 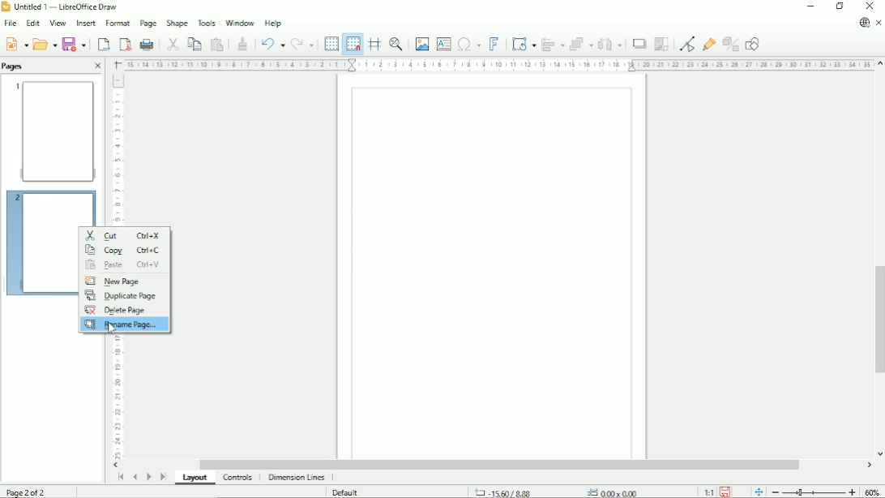 I want to click on New Page, so click(x=111, y=281).